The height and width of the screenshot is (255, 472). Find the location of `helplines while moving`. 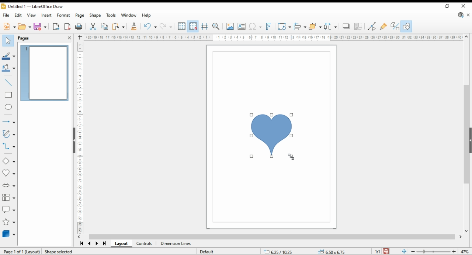

helplines while moving is located at coordinates (205, 27).